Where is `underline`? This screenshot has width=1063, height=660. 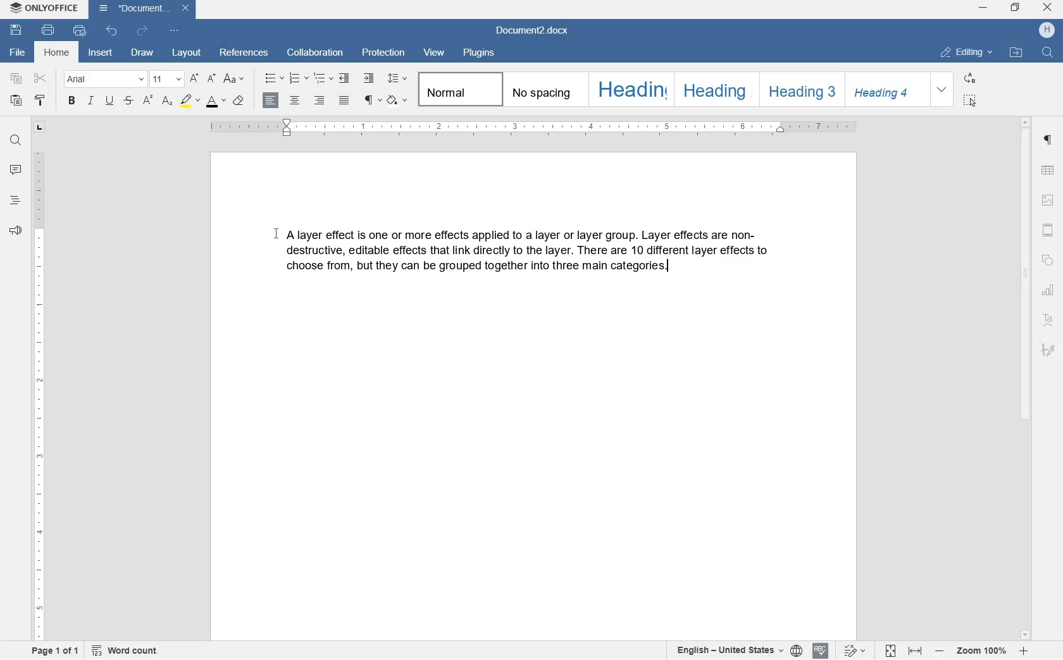 underline is located at coordinates (111, 101).